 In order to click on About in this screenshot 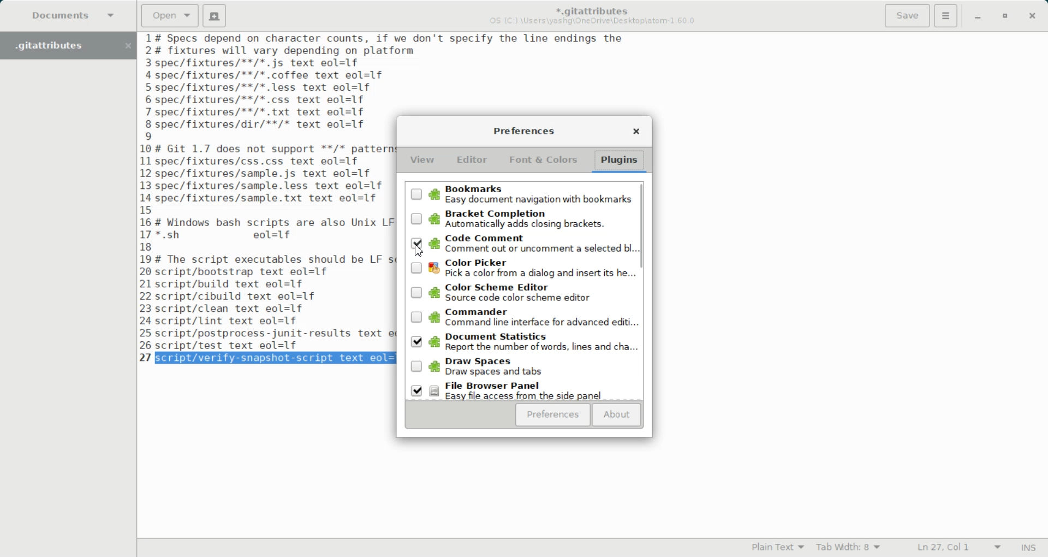, I will do `click(617, 415)`.